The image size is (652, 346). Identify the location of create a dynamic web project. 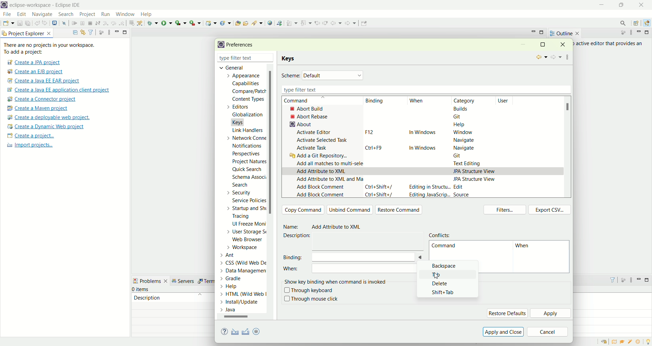
(45, 127).